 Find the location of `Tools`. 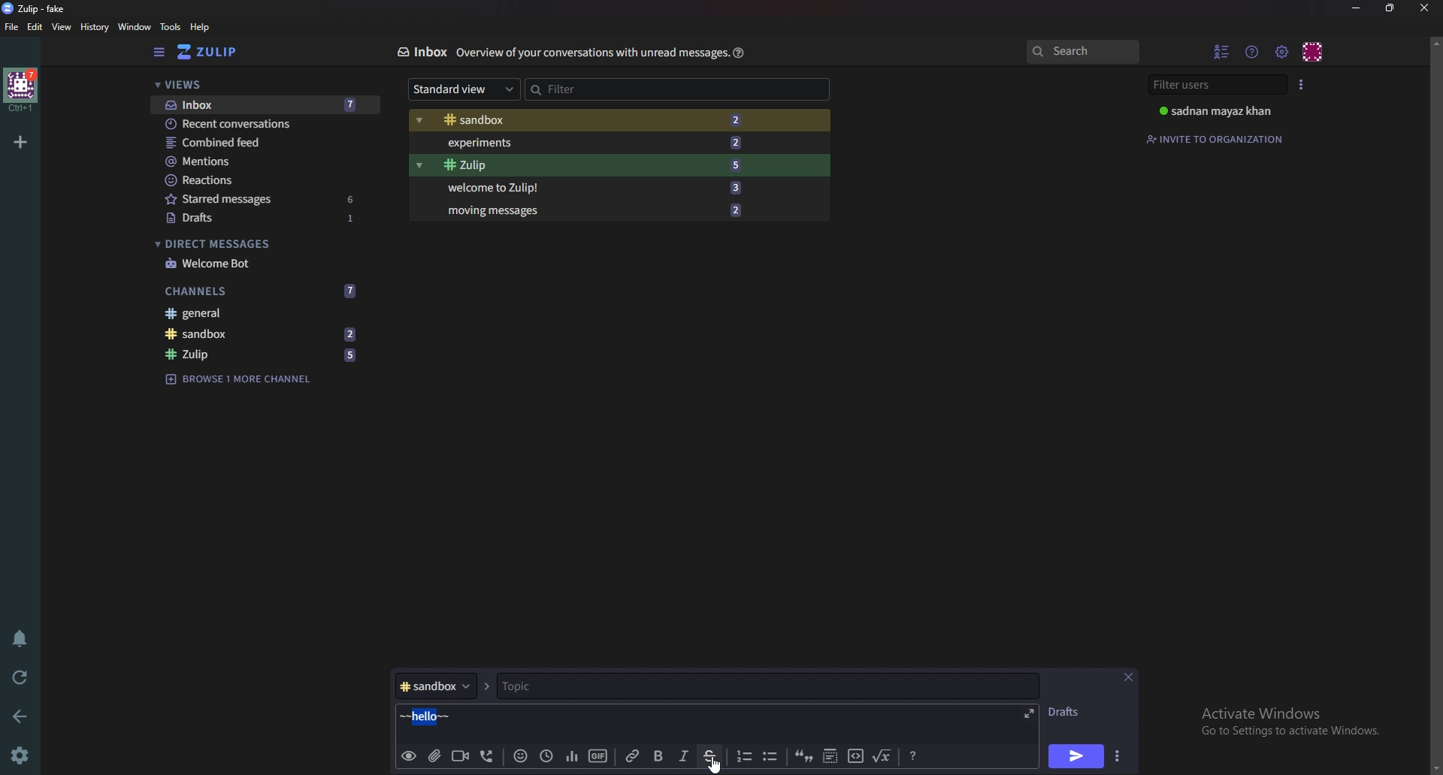

Tools is located at coordinates (171, 26).